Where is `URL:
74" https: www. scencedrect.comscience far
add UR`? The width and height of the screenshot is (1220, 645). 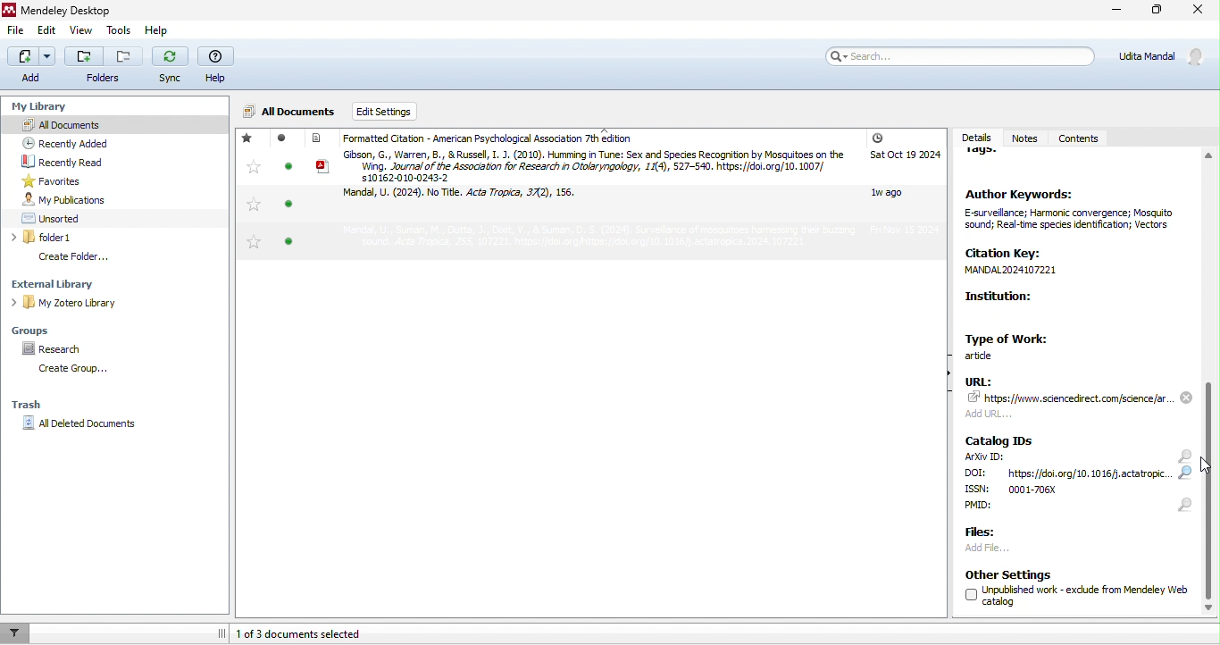
URL:
74" https: www. scencedrect.comscience far
add UR is located at coordinates (1077, 398).